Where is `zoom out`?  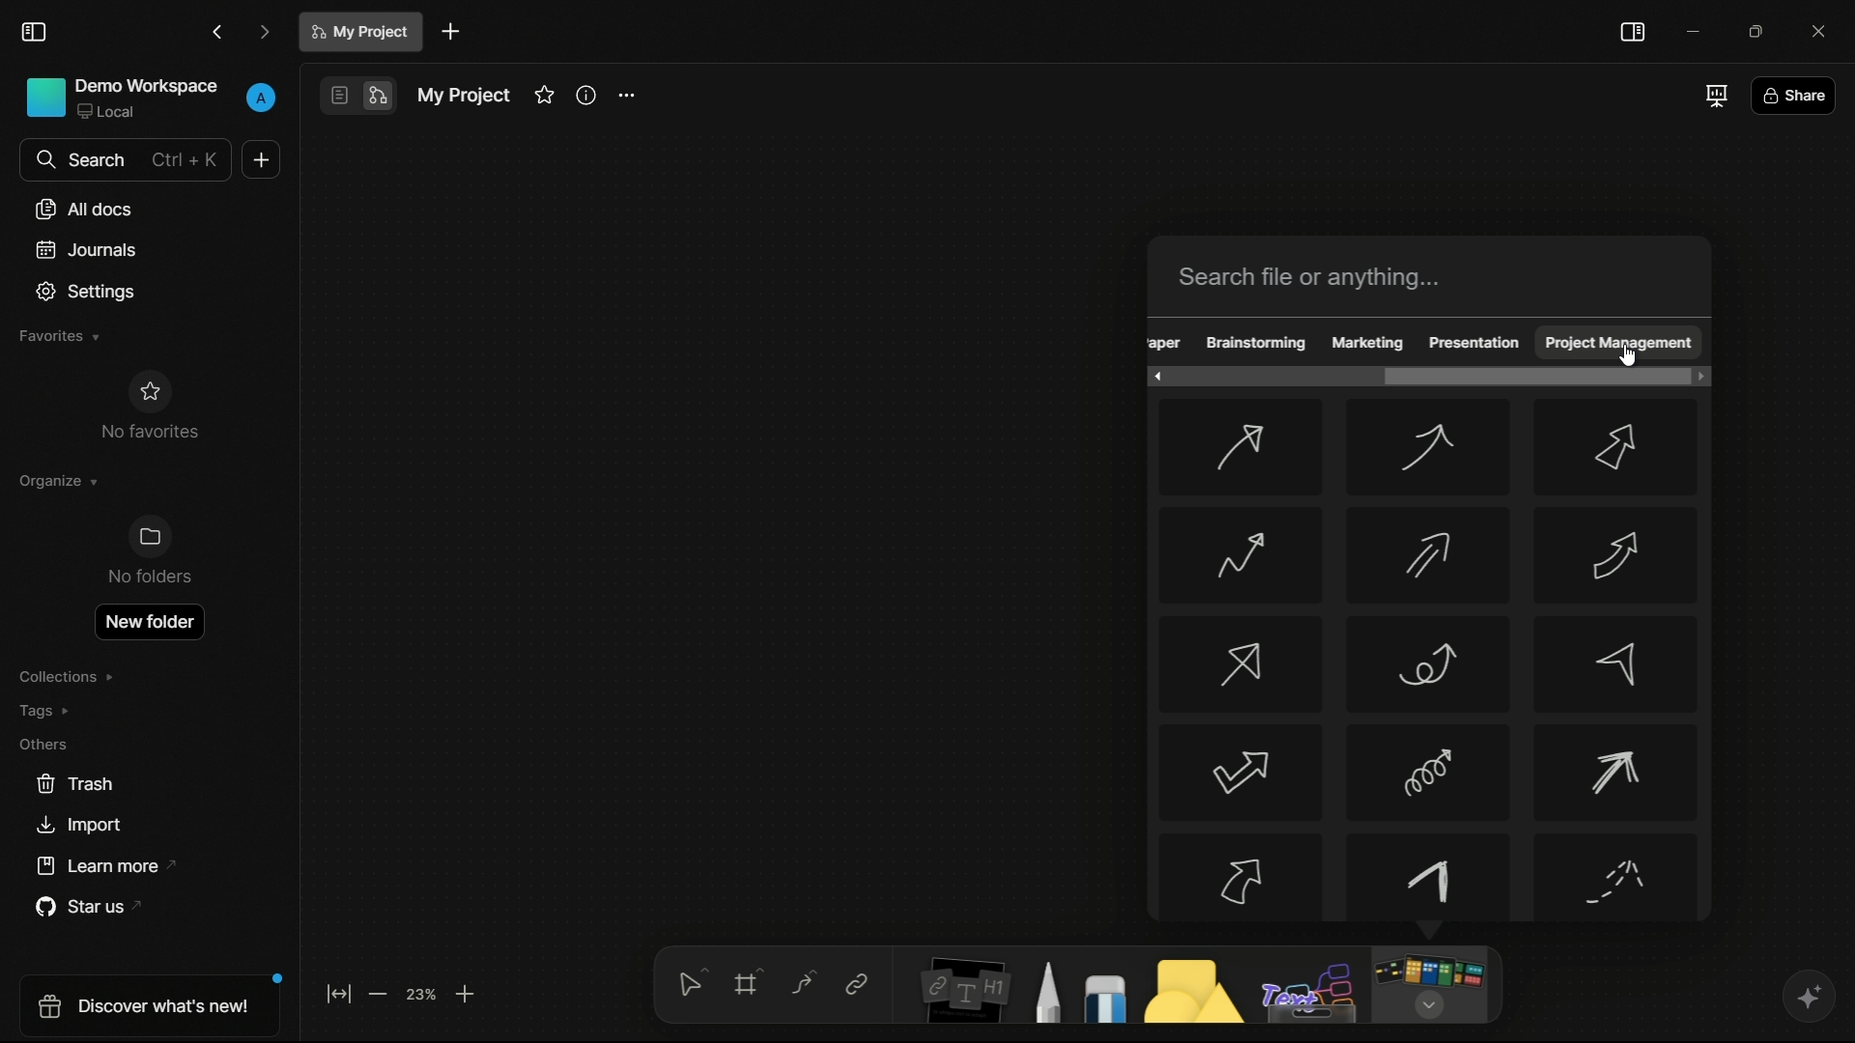 zoom out is located at coordinates (376, 994).